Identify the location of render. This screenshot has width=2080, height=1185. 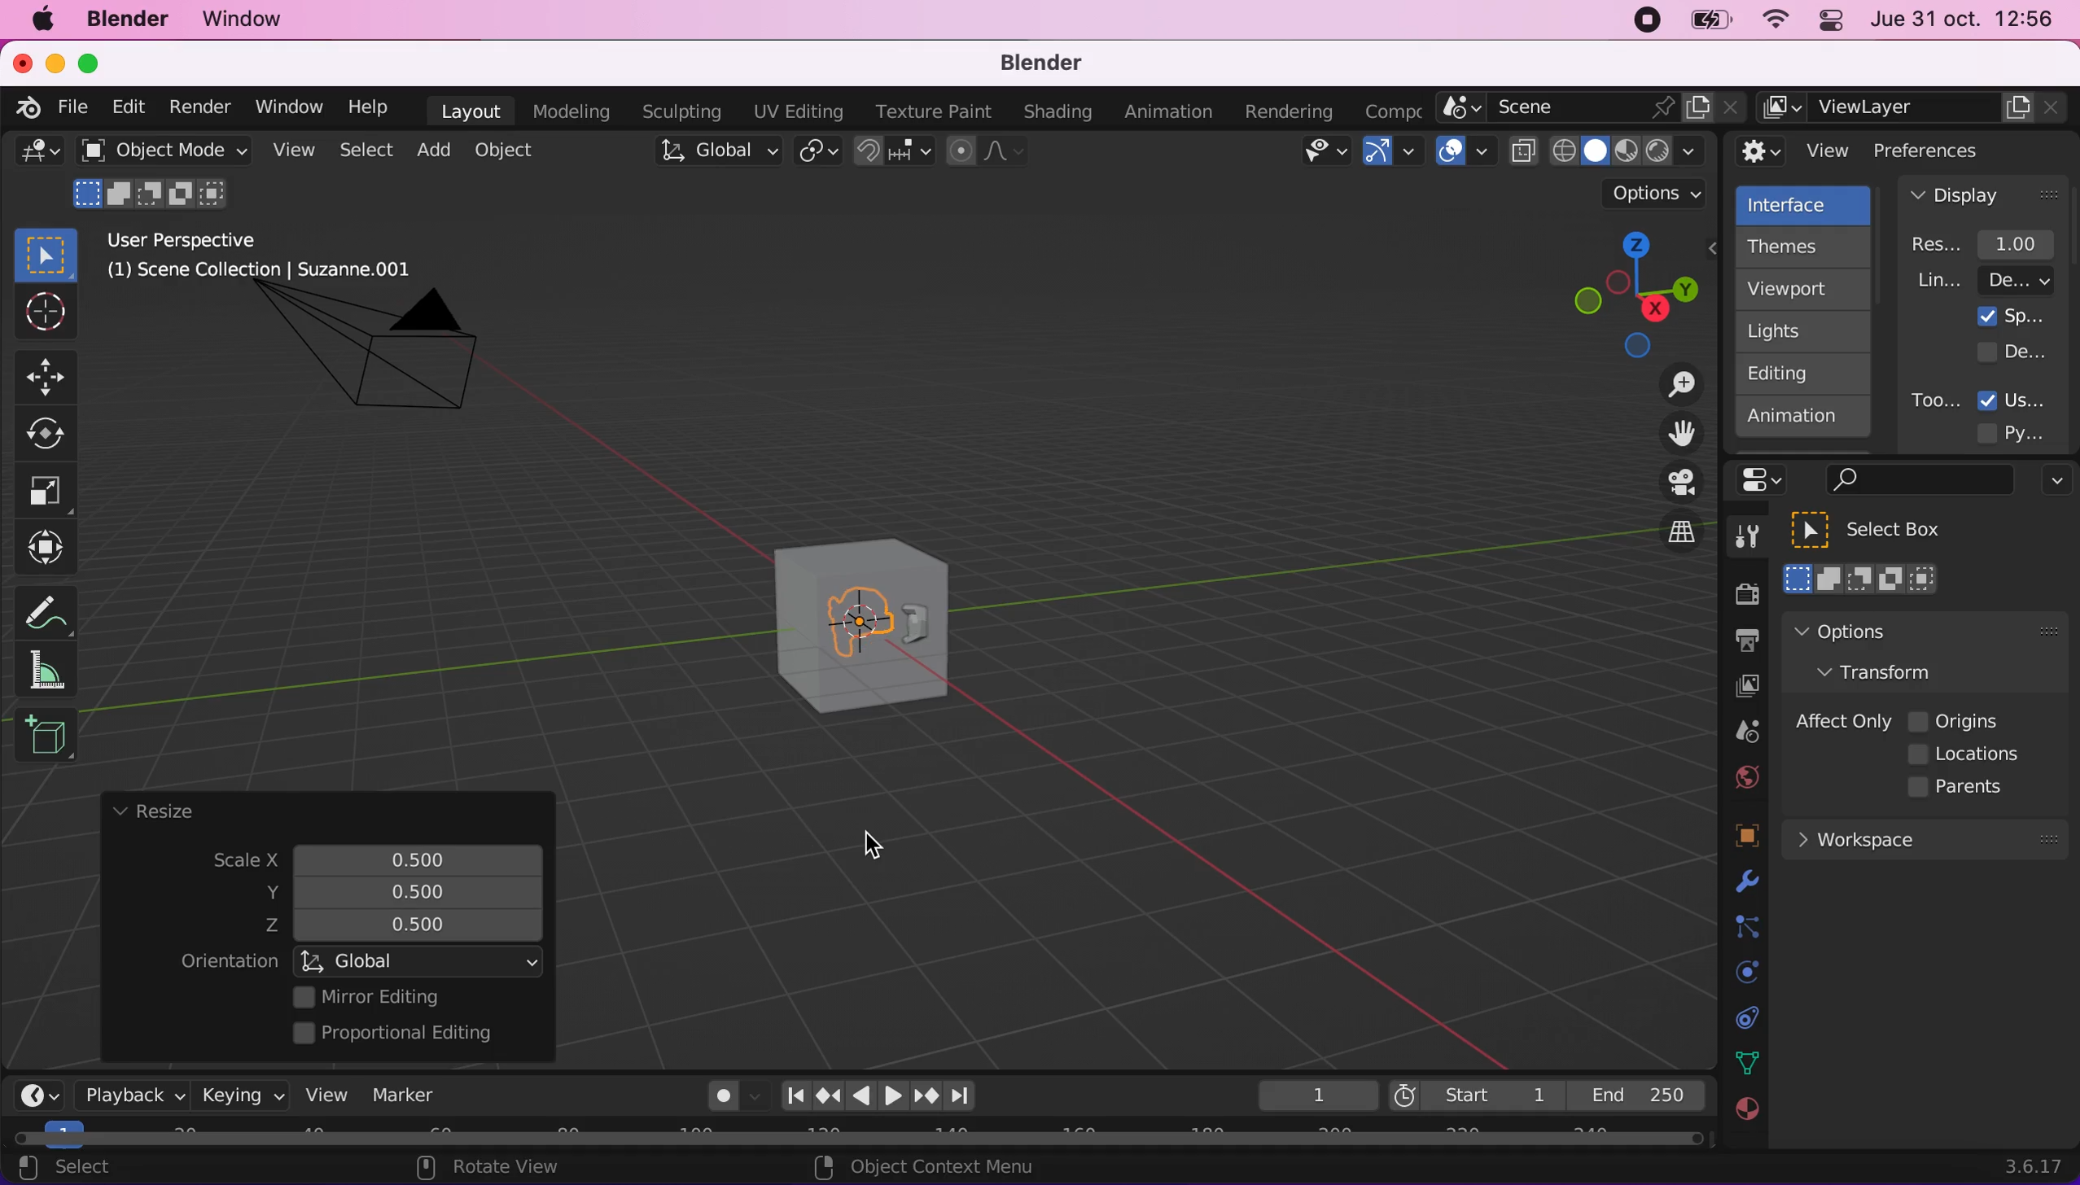
(199, 108).